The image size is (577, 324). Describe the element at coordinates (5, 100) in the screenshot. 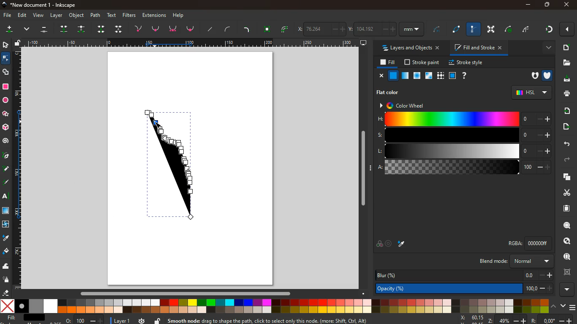

I see `circle` at that location.